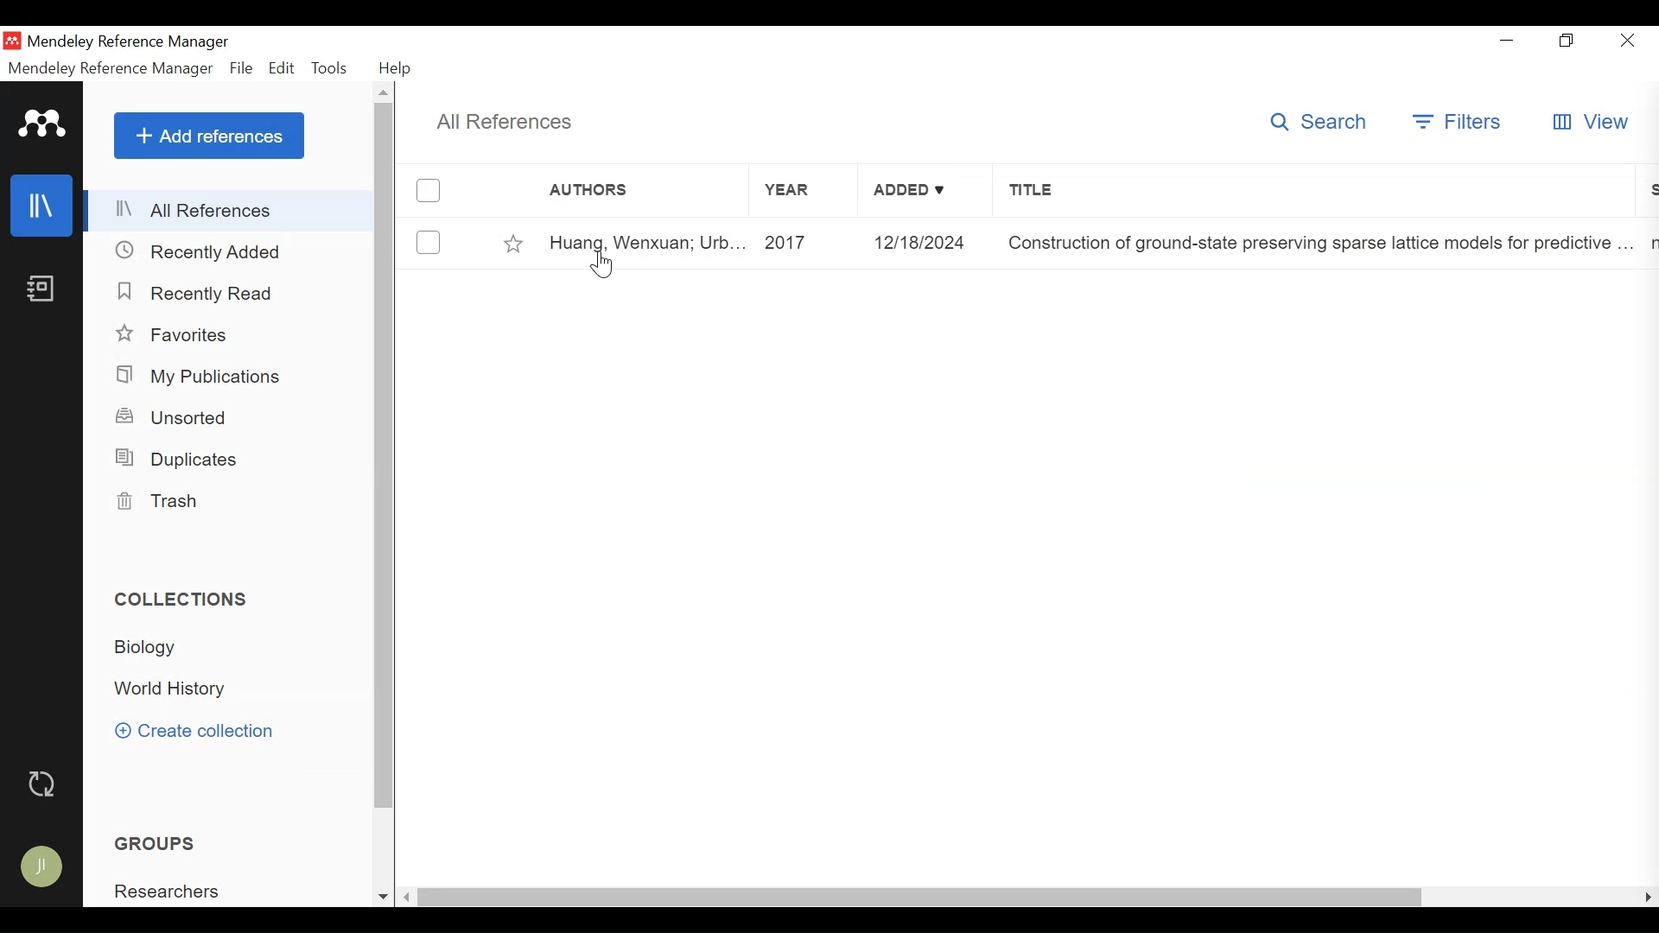 Image resolution: width=1659 pixels, height=933 pixels. What do you see at coordinates (502, 122) in the screenshot?
I see `All References` at bounding box center [502, 122].